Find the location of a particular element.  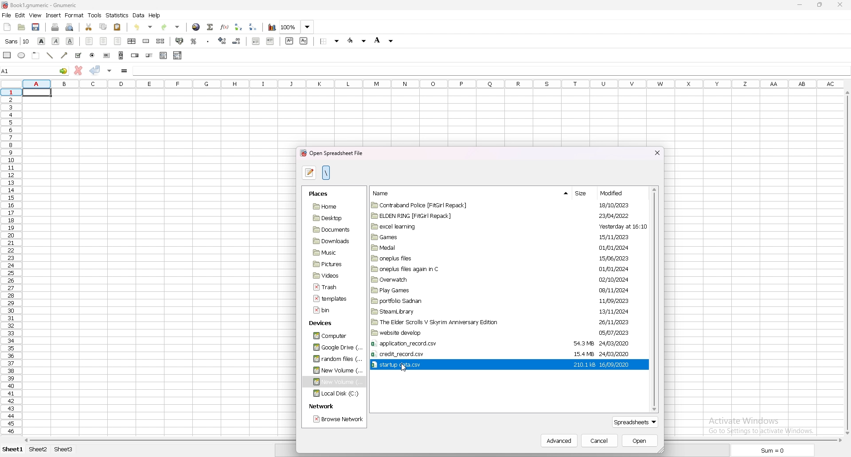

folder is located at coordinates (472, 205).